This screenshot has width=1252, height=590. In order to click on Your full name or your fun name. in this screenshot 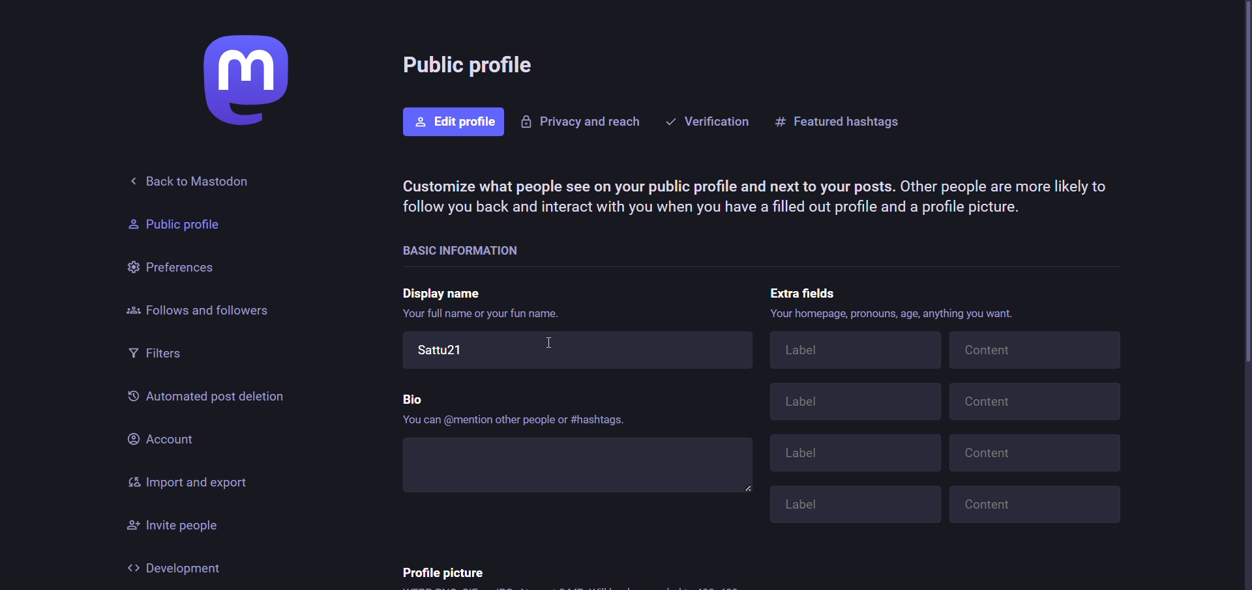, I will do `click(489, 313)`.